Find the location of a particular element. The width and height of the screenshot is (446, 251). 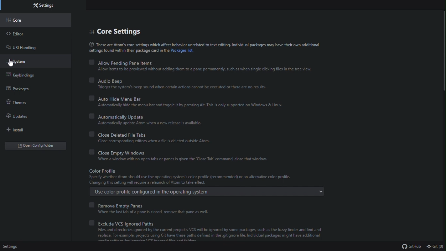

Install  is located at coordinates (21, 131).